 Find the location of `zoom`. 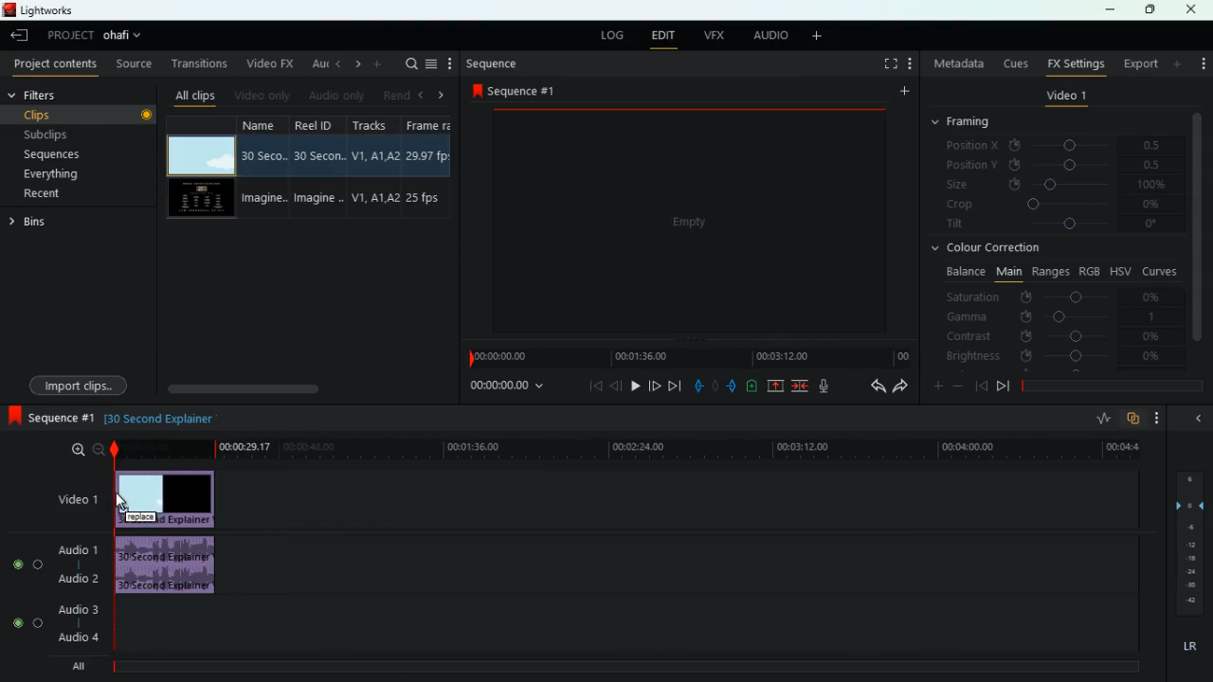

zoom is located at coordinates (85, 450).